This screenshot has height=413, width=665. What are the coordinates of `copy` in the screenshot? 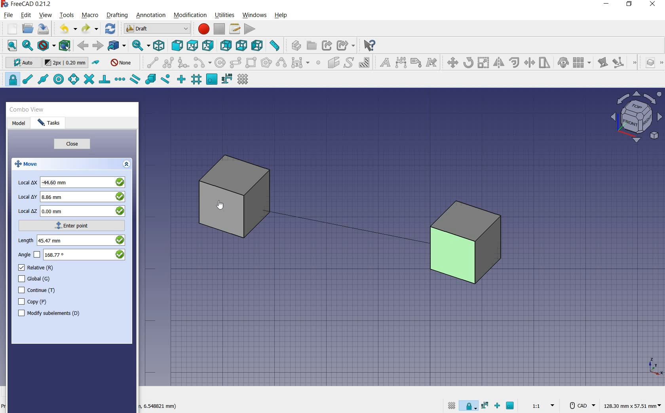 It's located at (34, 302).